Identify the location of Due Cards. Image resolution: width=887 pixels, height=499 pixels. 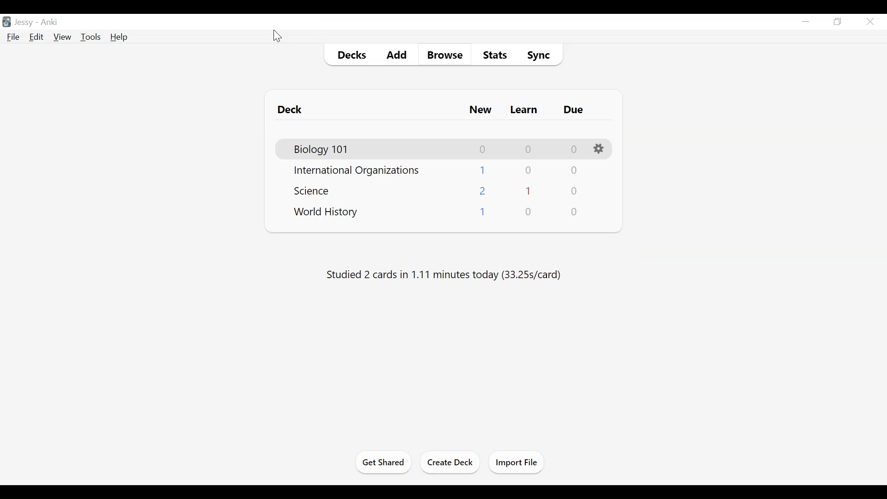
(573, 110).